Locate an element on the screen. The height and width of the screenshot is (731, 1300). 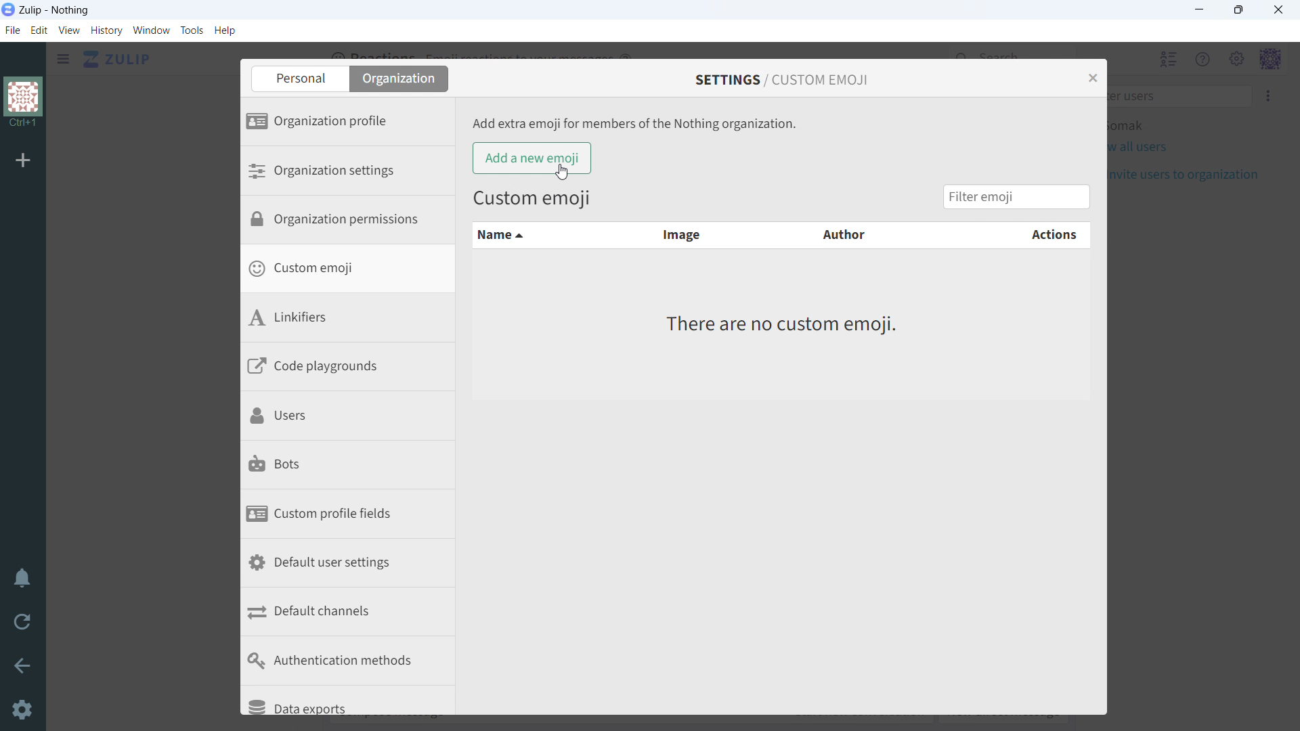
add a new emoji is located at coordinates (532, 158).